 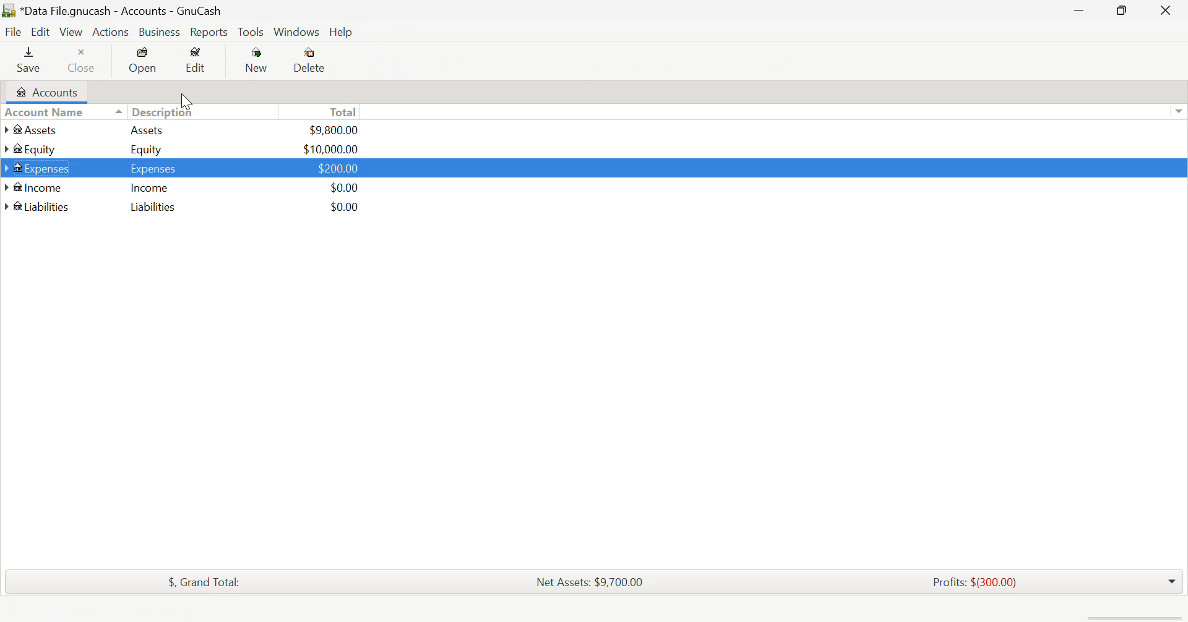 I want to click on Edit, so click(x=200, y=61).